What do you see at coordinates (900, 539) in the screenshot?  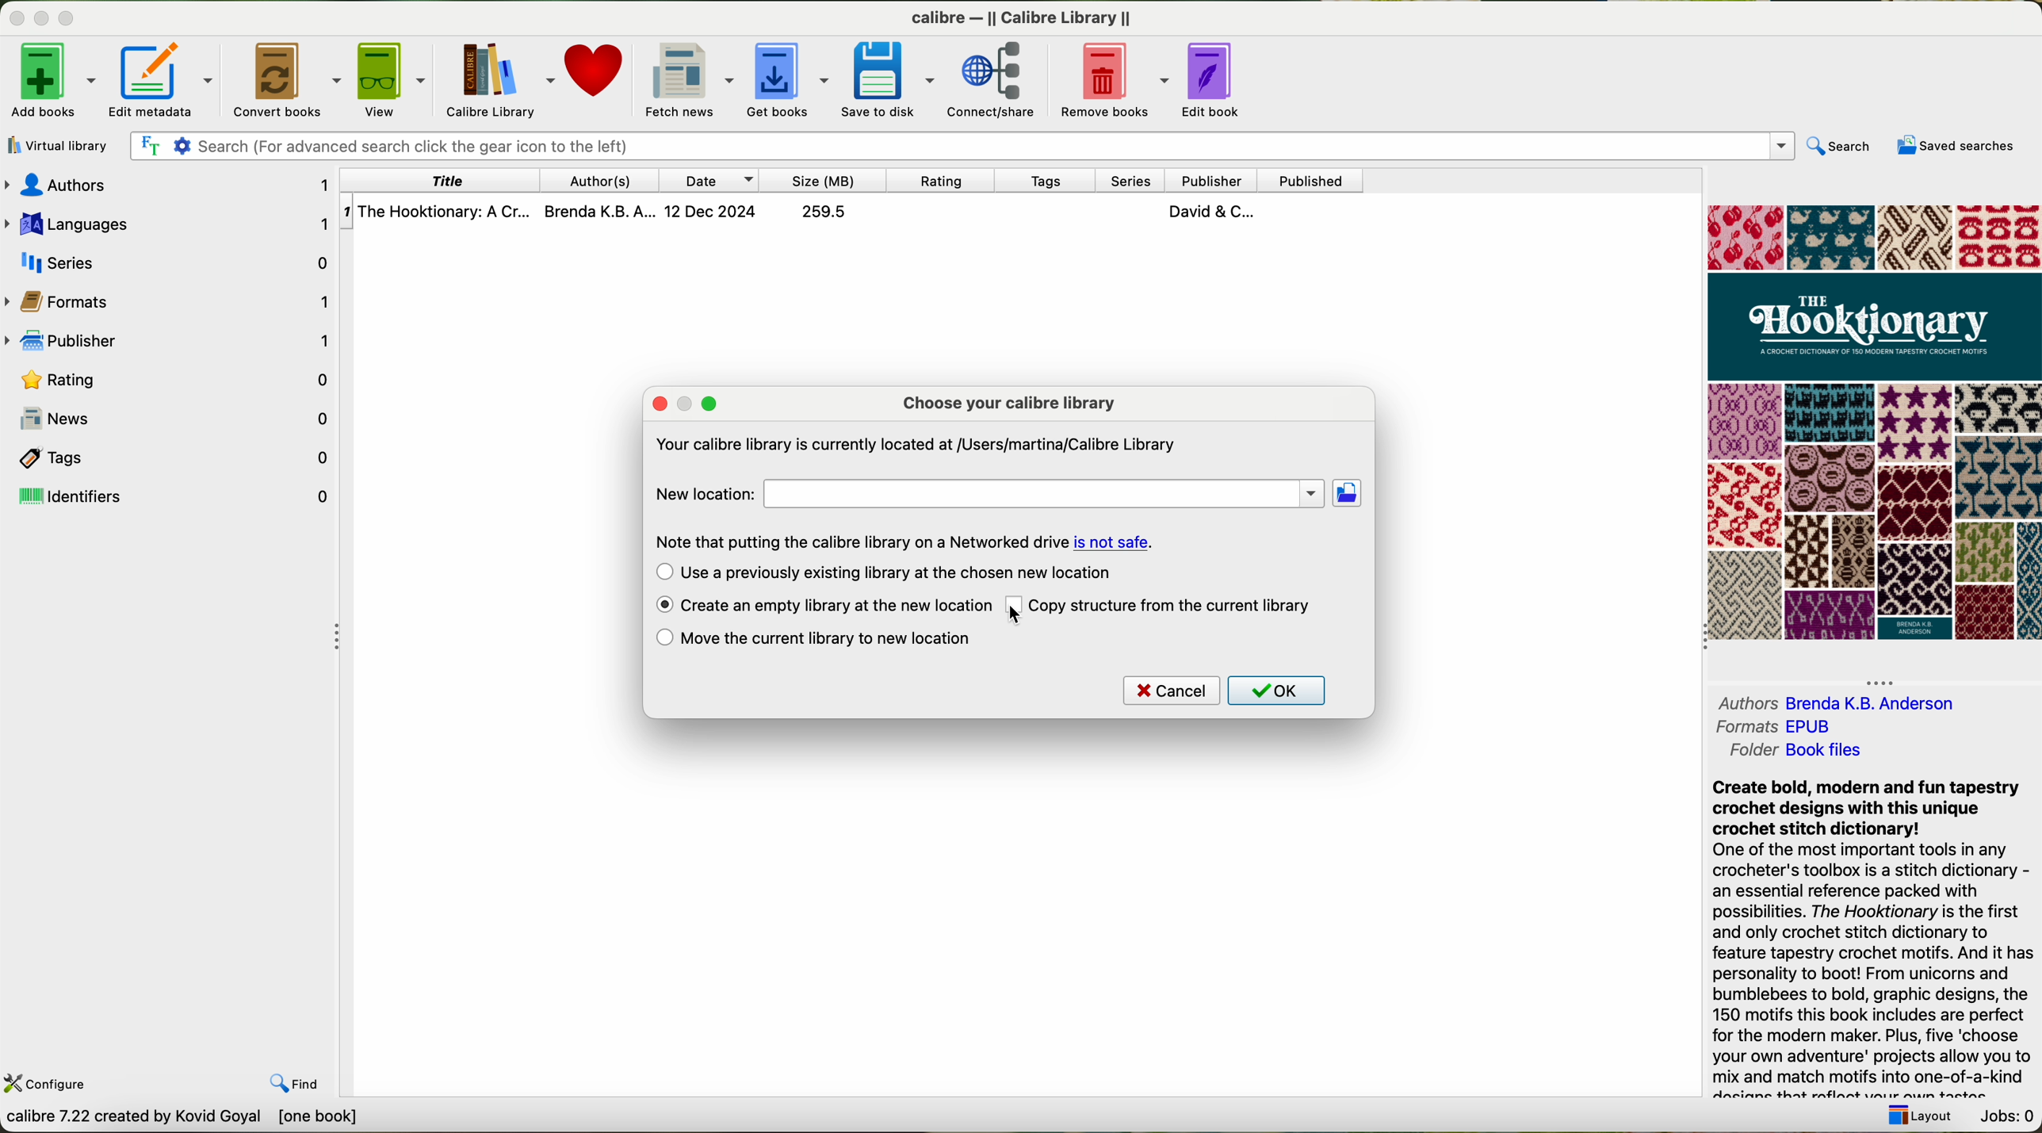 I see `Note that putting the calibre library on a Networked drive is not safe.` at bounding box center [900, 539].